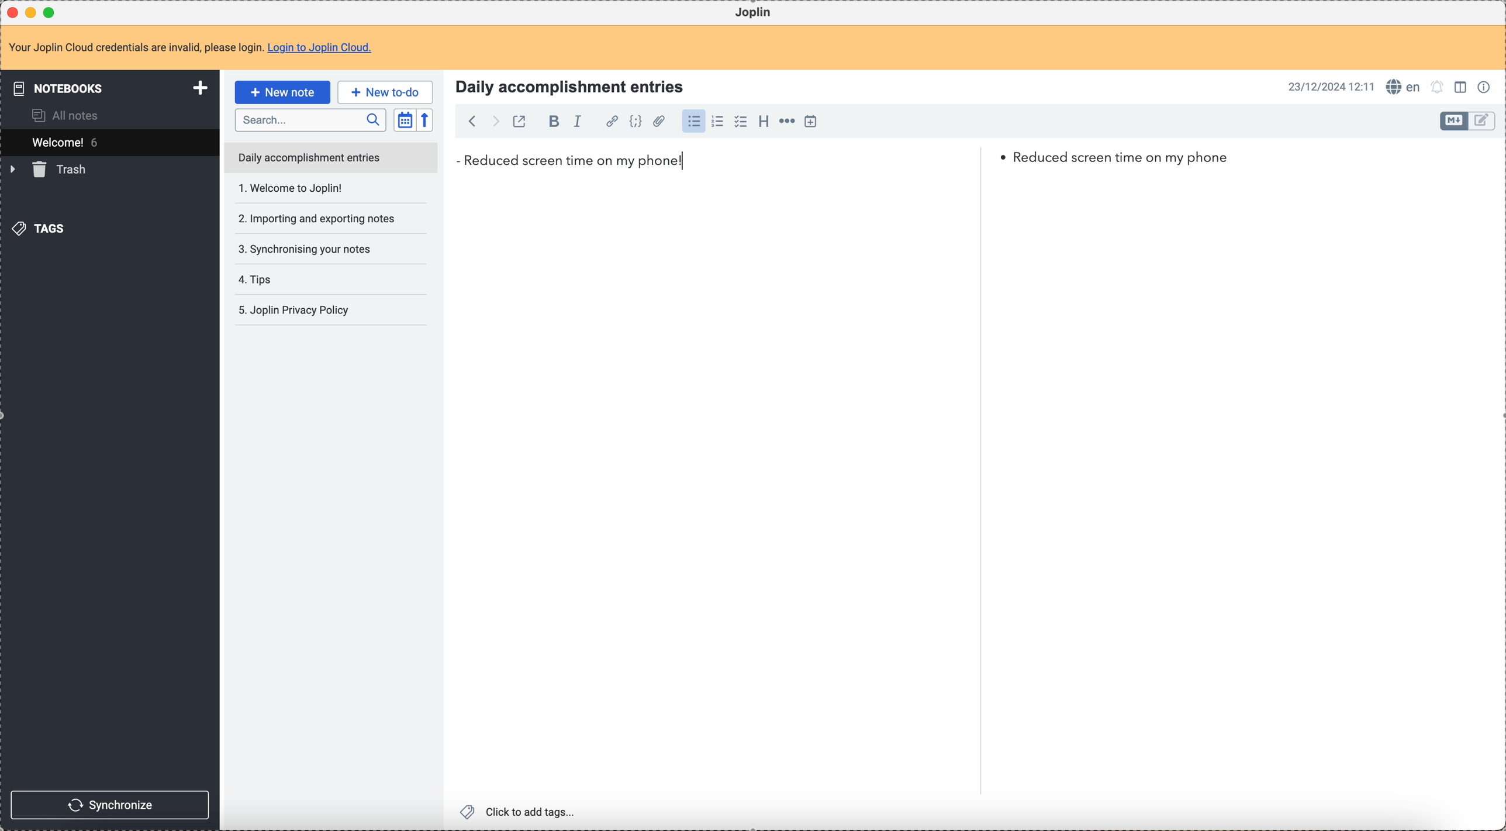 The image size is (1506, 831). Describe the element at coordinates (316, 250) in the screenshot. I see `tips` at that location.